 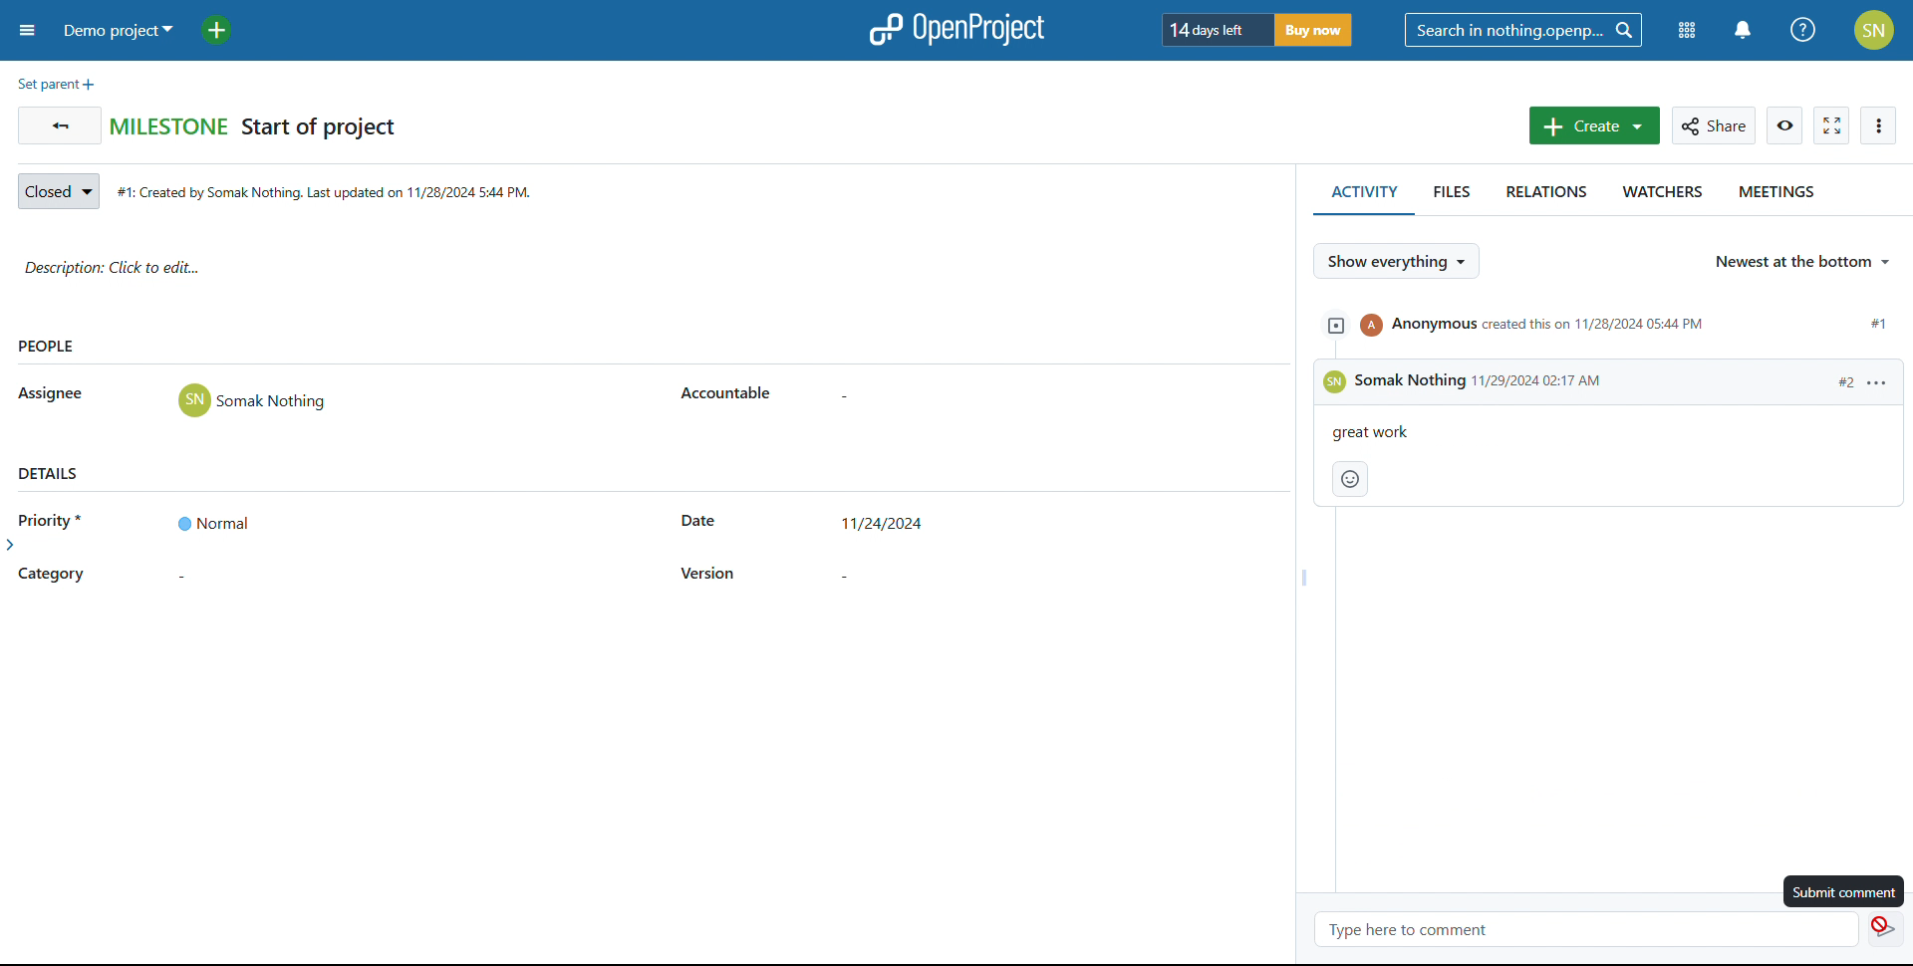 I want to click on priority, so click(x=58, y=519).